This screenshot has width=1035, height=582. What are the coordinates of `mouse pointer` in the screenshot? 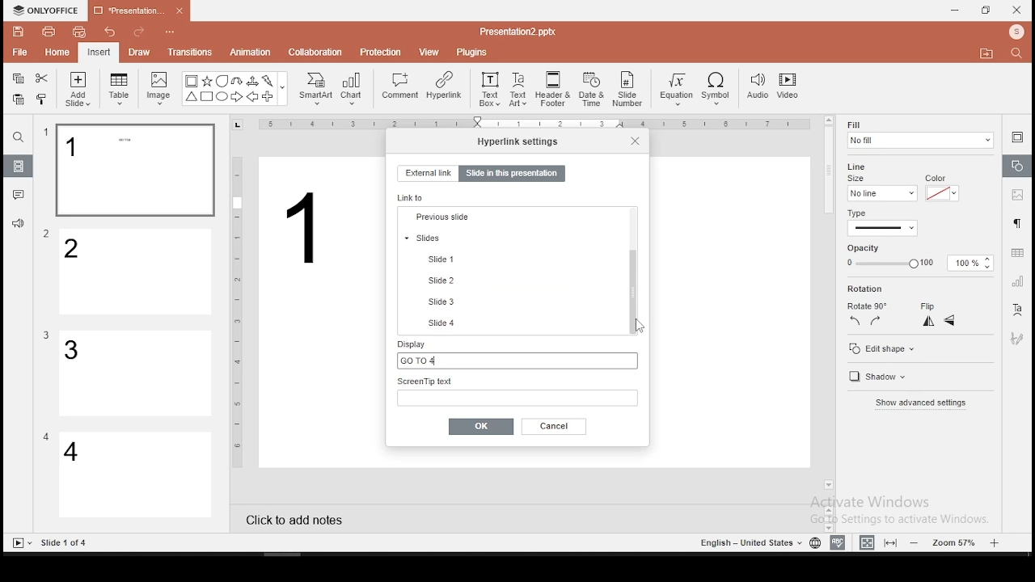 It's located at (636, 325).